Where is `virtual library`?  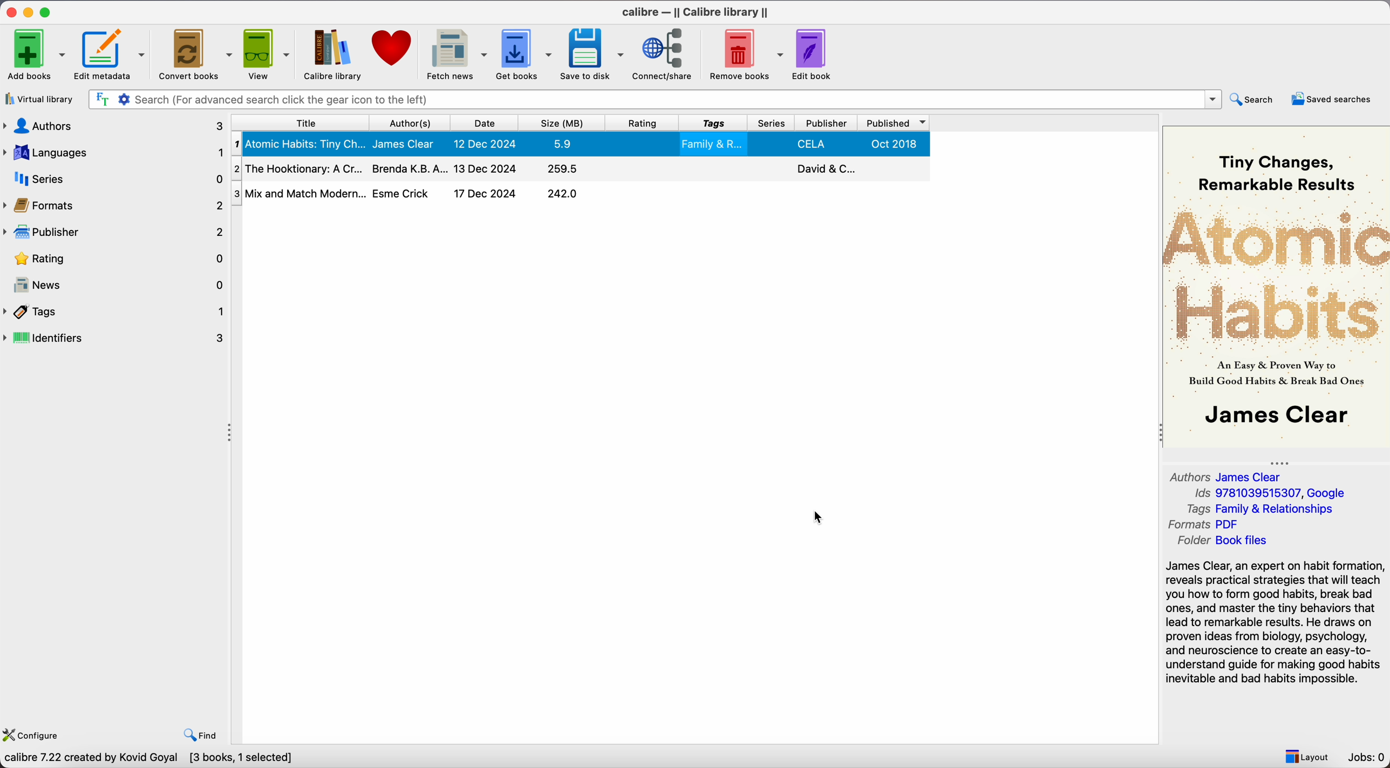
virtual library is located at coordinates (40, 100).